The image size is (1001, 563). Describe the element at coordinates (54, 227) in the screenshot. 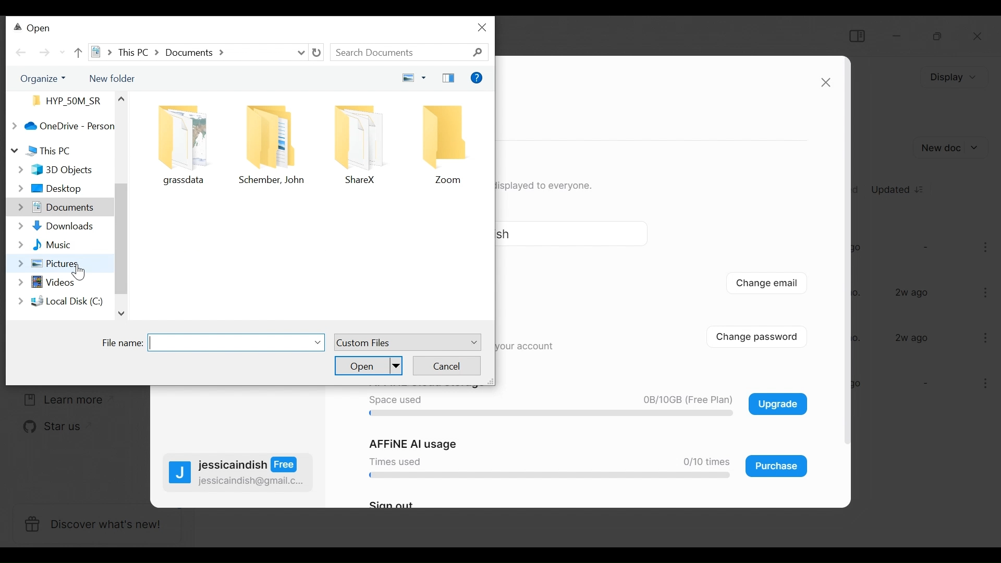

I see `Downloads` at that location.